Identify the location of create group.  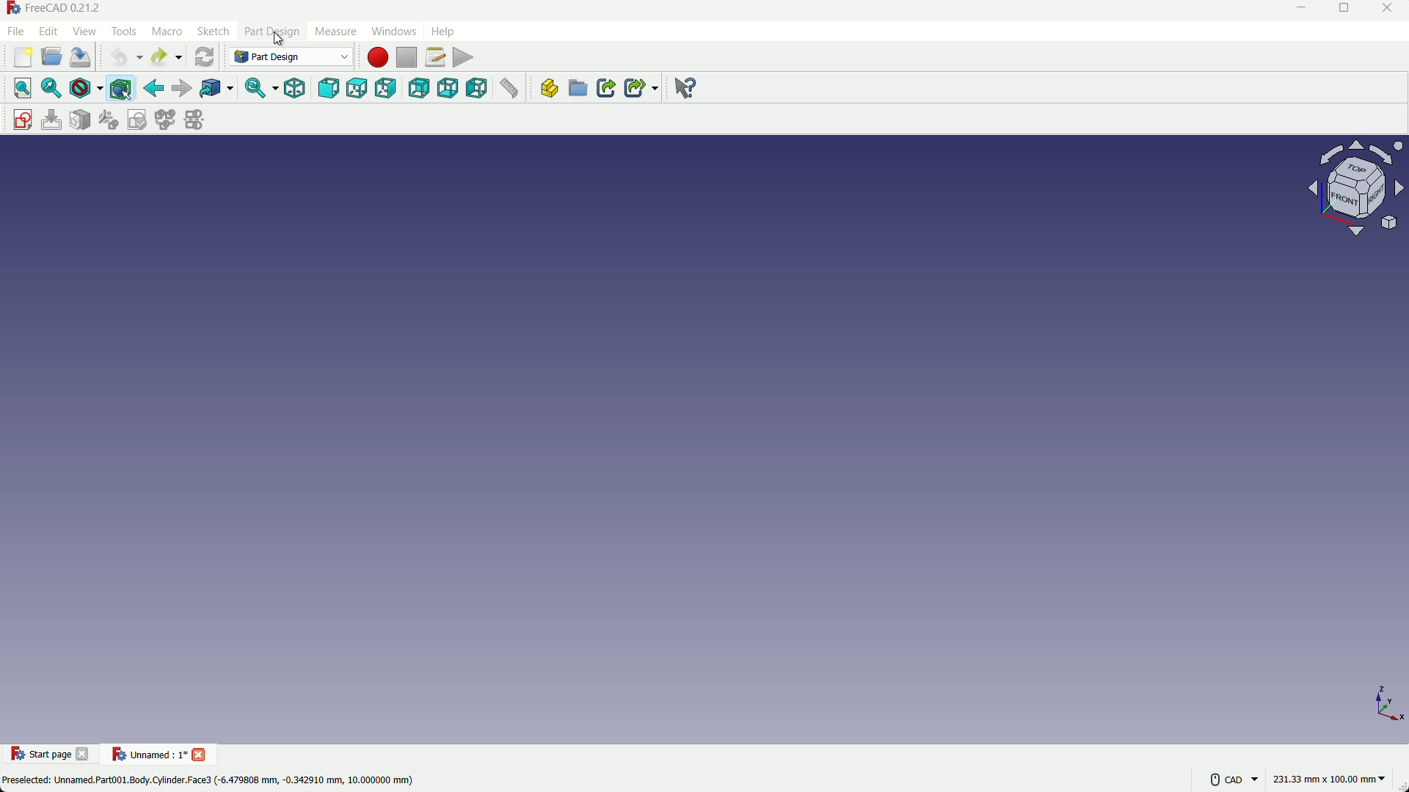
(577, 89).